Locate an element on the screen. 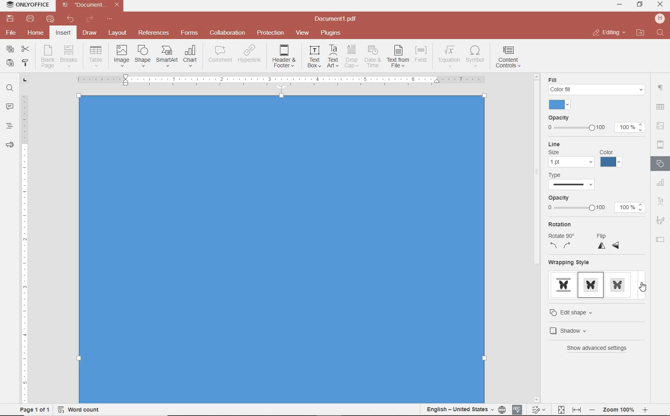  INSERT TEXT ART is located at coordinates (333, 57).